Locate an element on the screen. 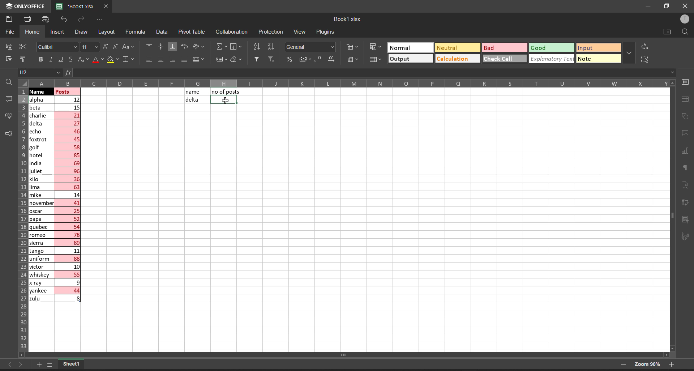  align center is located at coordinates (160, 47).